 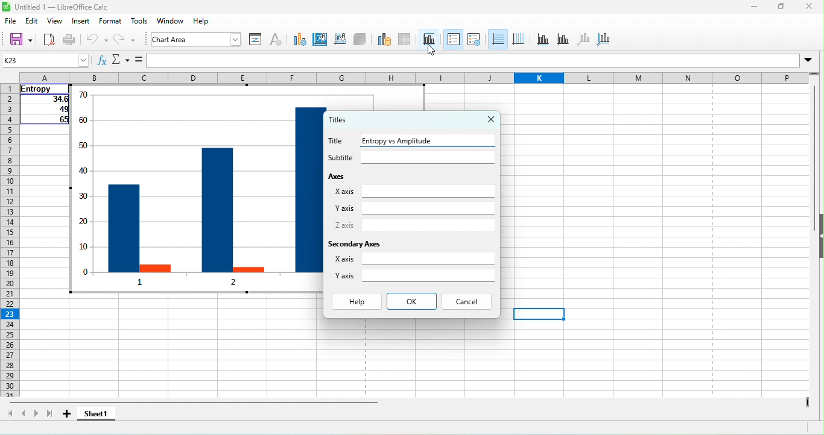 I want to click on 2, so click(x=230, y=284).